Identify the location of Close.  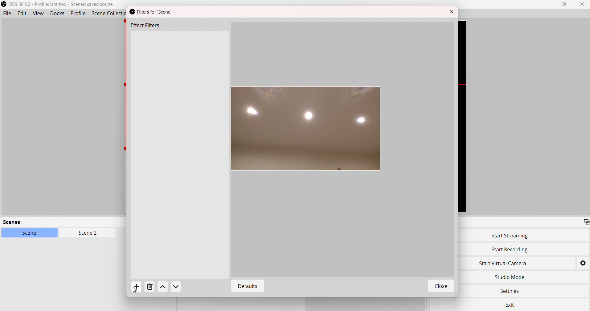
(453, 12).